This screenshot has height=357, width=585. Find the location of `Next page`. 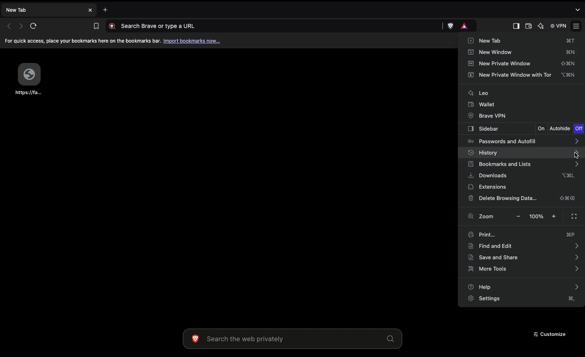

Next page is located at coordinates (19, 26).